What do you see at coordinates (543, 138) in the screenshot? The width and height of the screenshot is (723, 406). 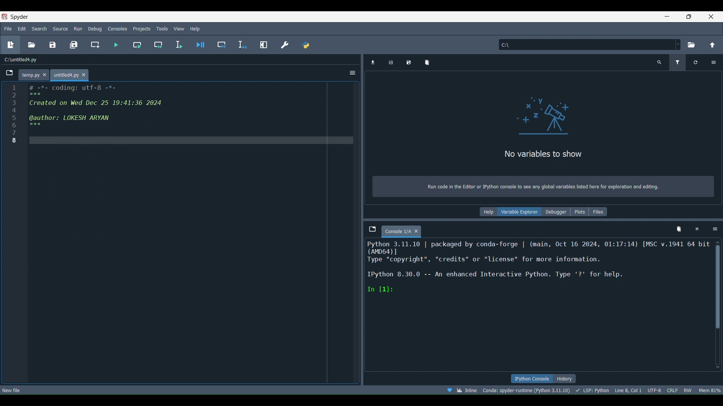 I see `Text` at bounding box center [543, 138].